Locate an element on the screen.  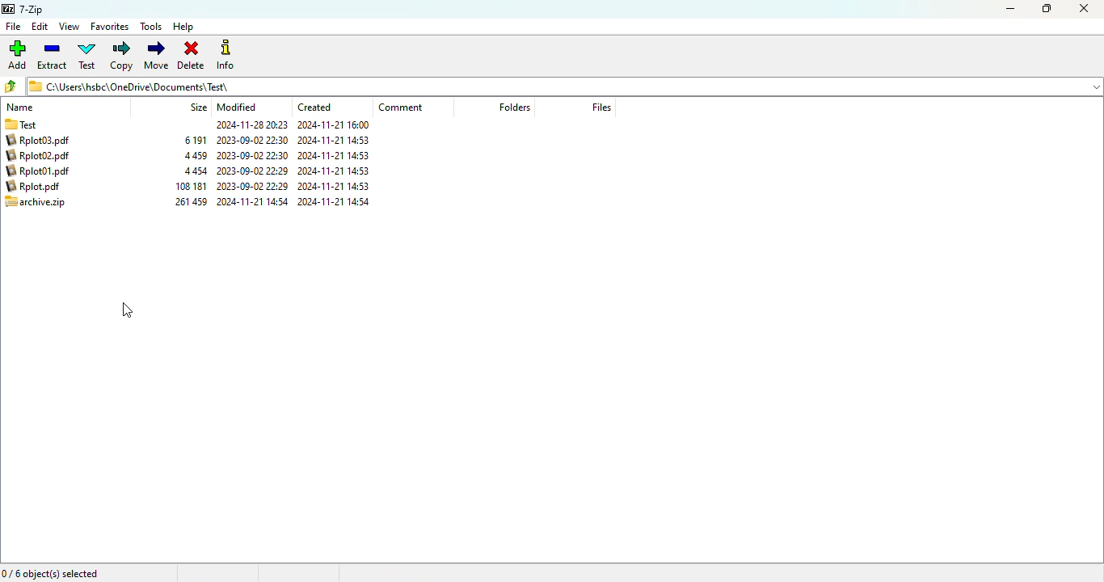
size is located at coordinates (198, 107).